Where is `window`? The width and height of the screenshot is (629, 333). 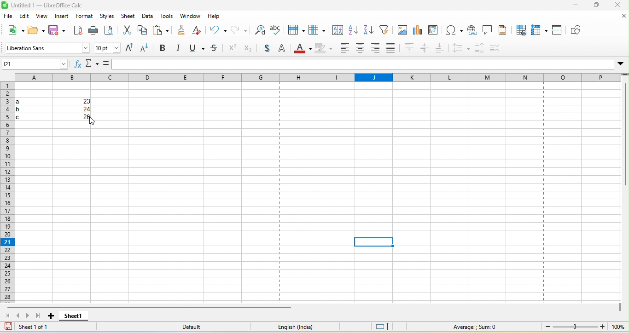
window is located at coordinates (189, 17).